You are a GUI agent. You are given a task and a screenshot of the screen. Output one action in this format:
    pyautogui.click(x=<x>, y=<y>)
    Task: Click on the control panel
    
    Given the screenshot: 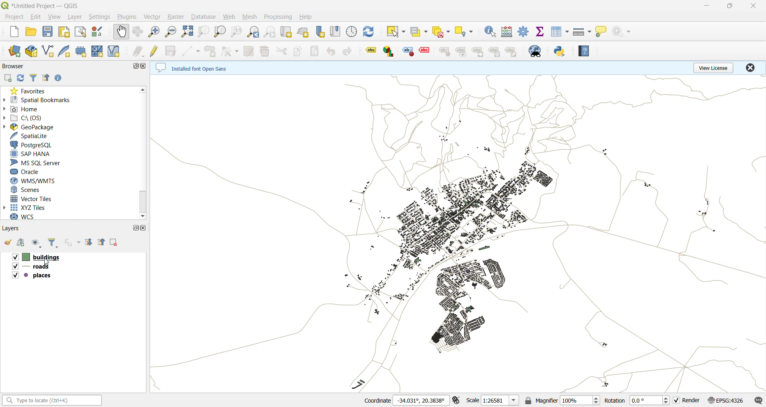 What is the action you would take?
    pyautogui.click(x=352, y=32)
    